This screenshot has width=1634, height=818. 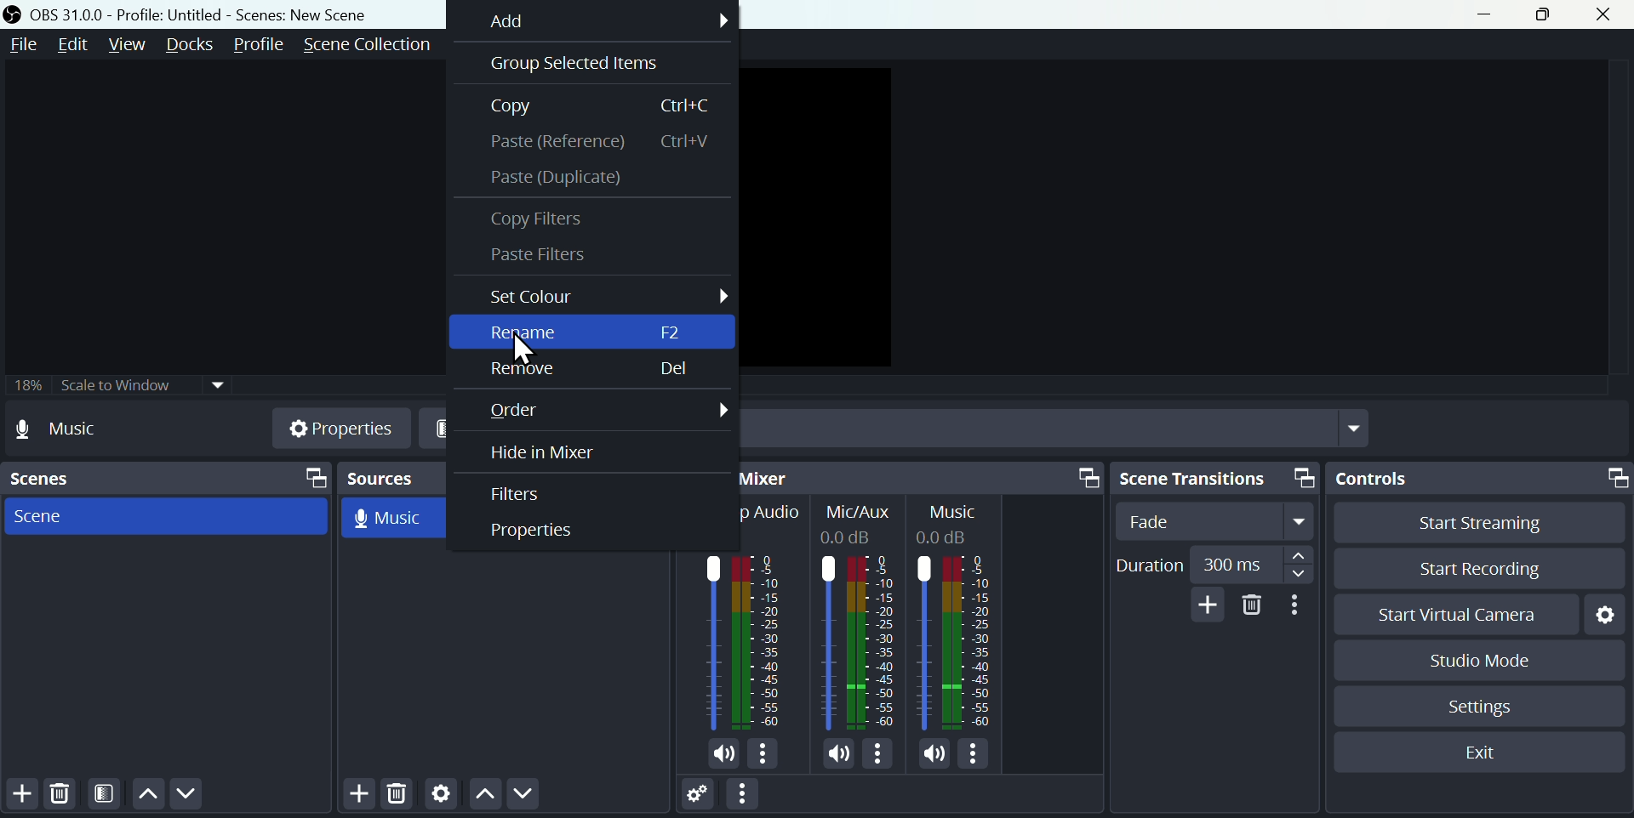 I want to click on Music, so click(x=396, y=516).